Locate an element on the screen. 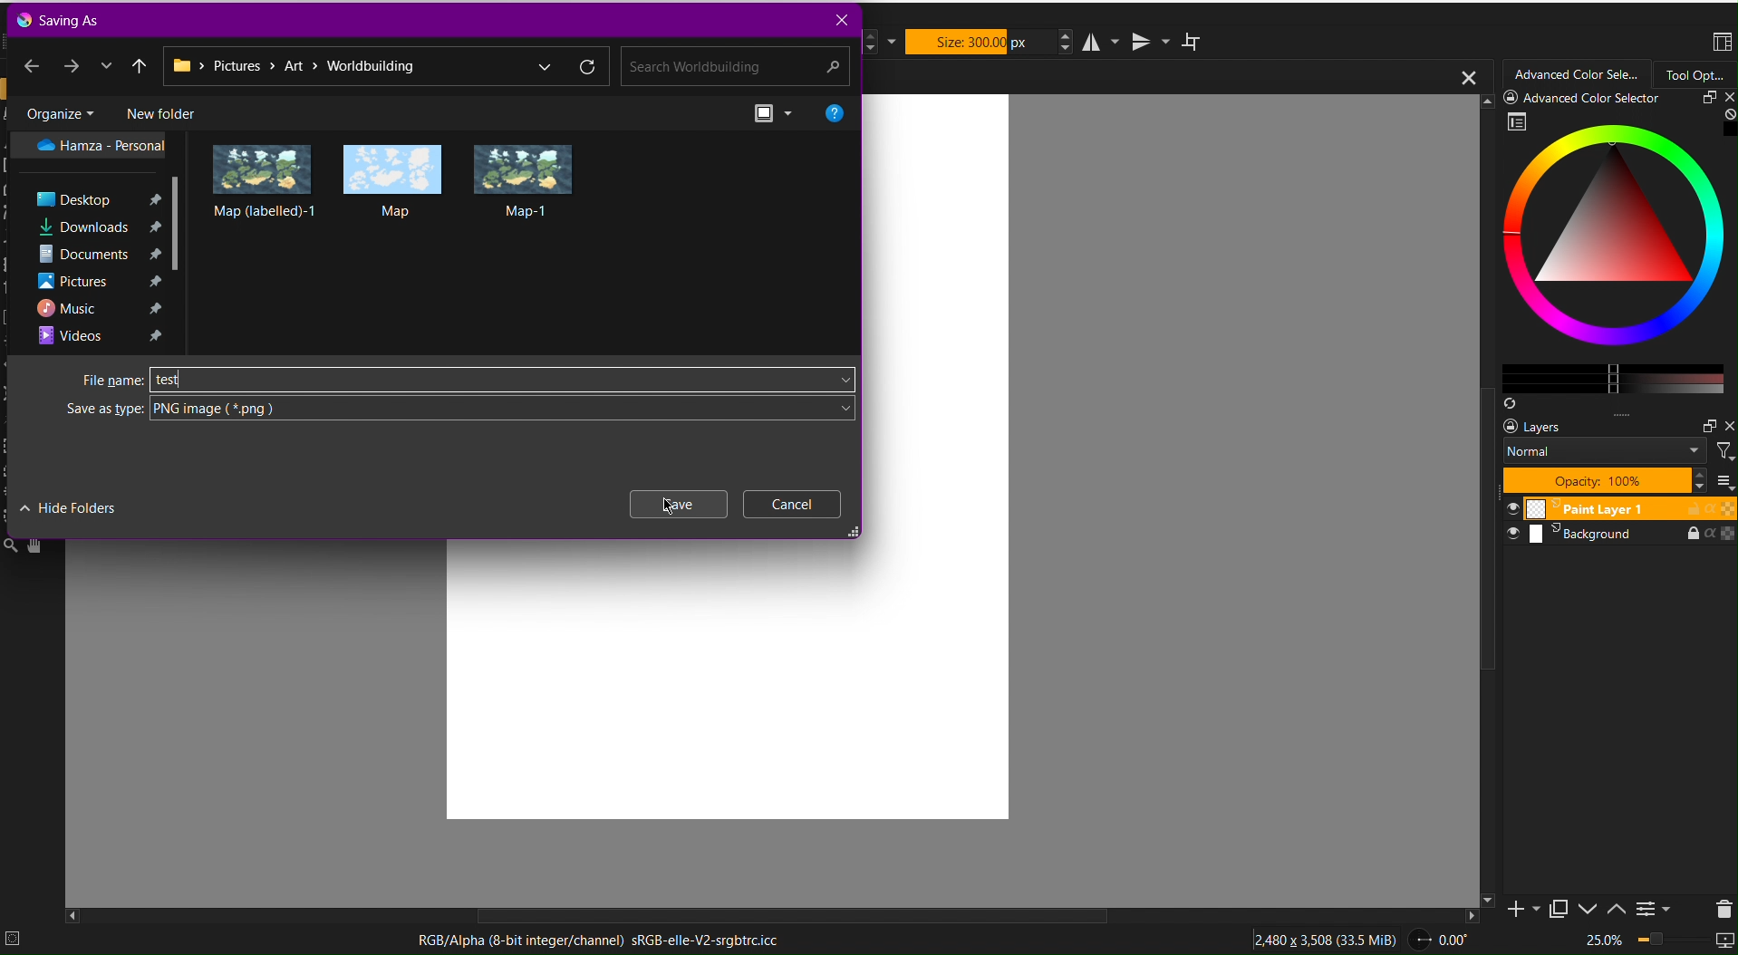 Image resolution: width=1738 pixels, height=955 pixels. Test is located at coordinates (169, 380).